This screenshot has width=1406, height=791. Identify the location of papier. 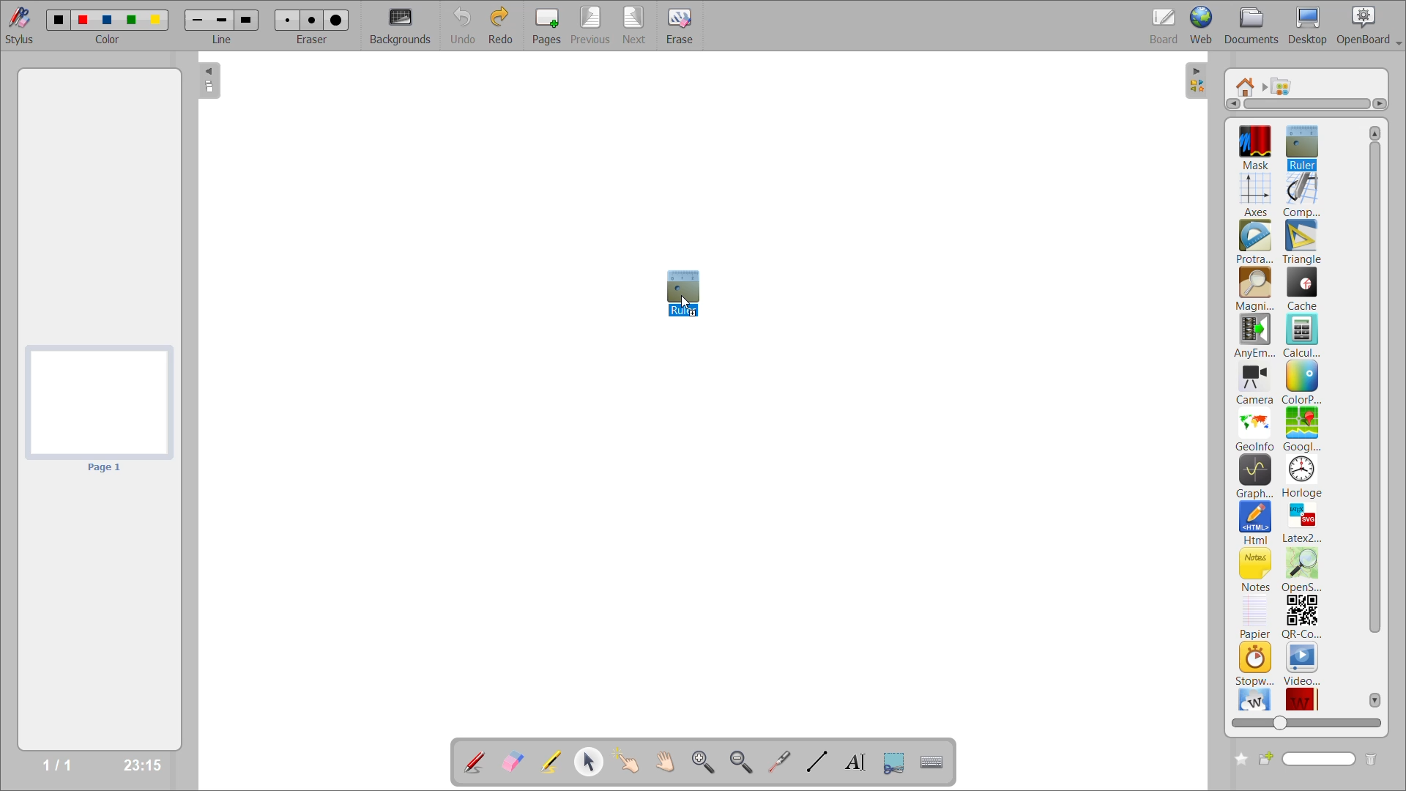
(1254, 617).